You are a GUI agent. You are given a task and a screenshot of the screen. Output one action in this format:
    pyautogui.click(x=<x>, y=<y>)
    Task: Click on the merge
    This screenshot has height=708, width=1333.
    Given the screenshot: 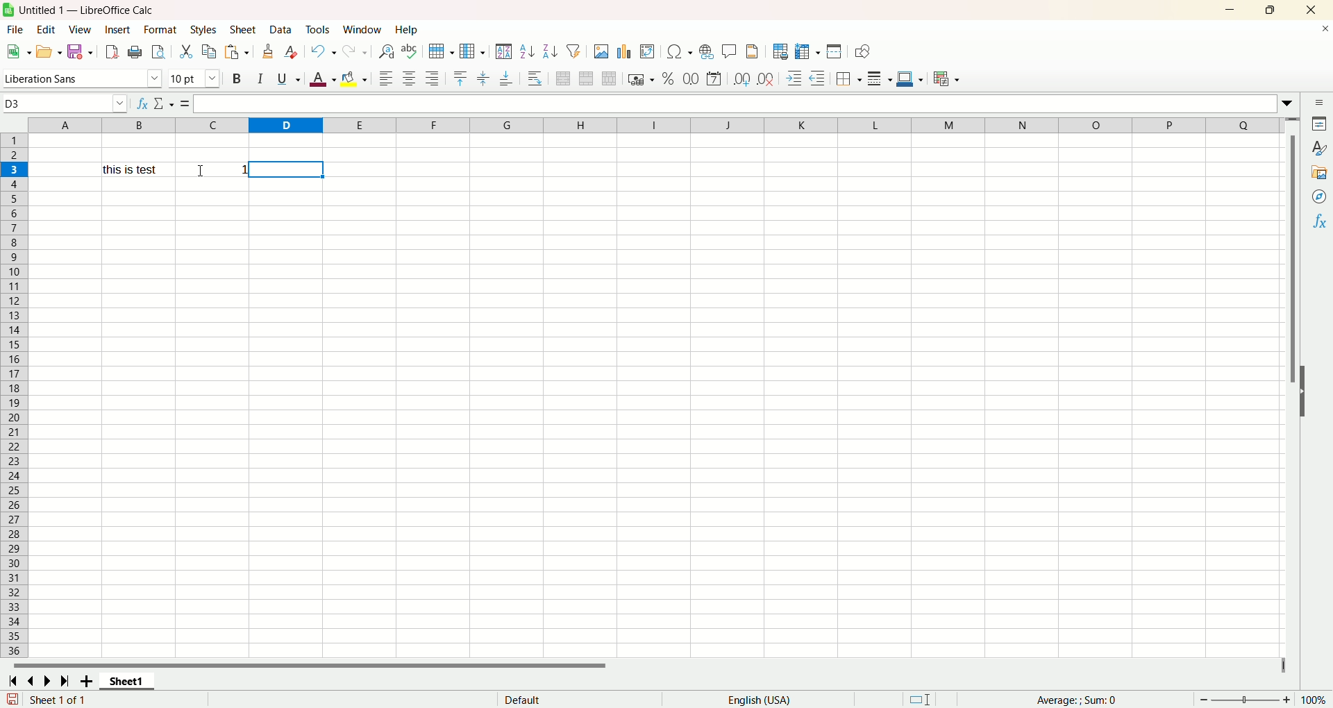 What is the action you would take?
    pyautogui.click(x=586, y=78)
    